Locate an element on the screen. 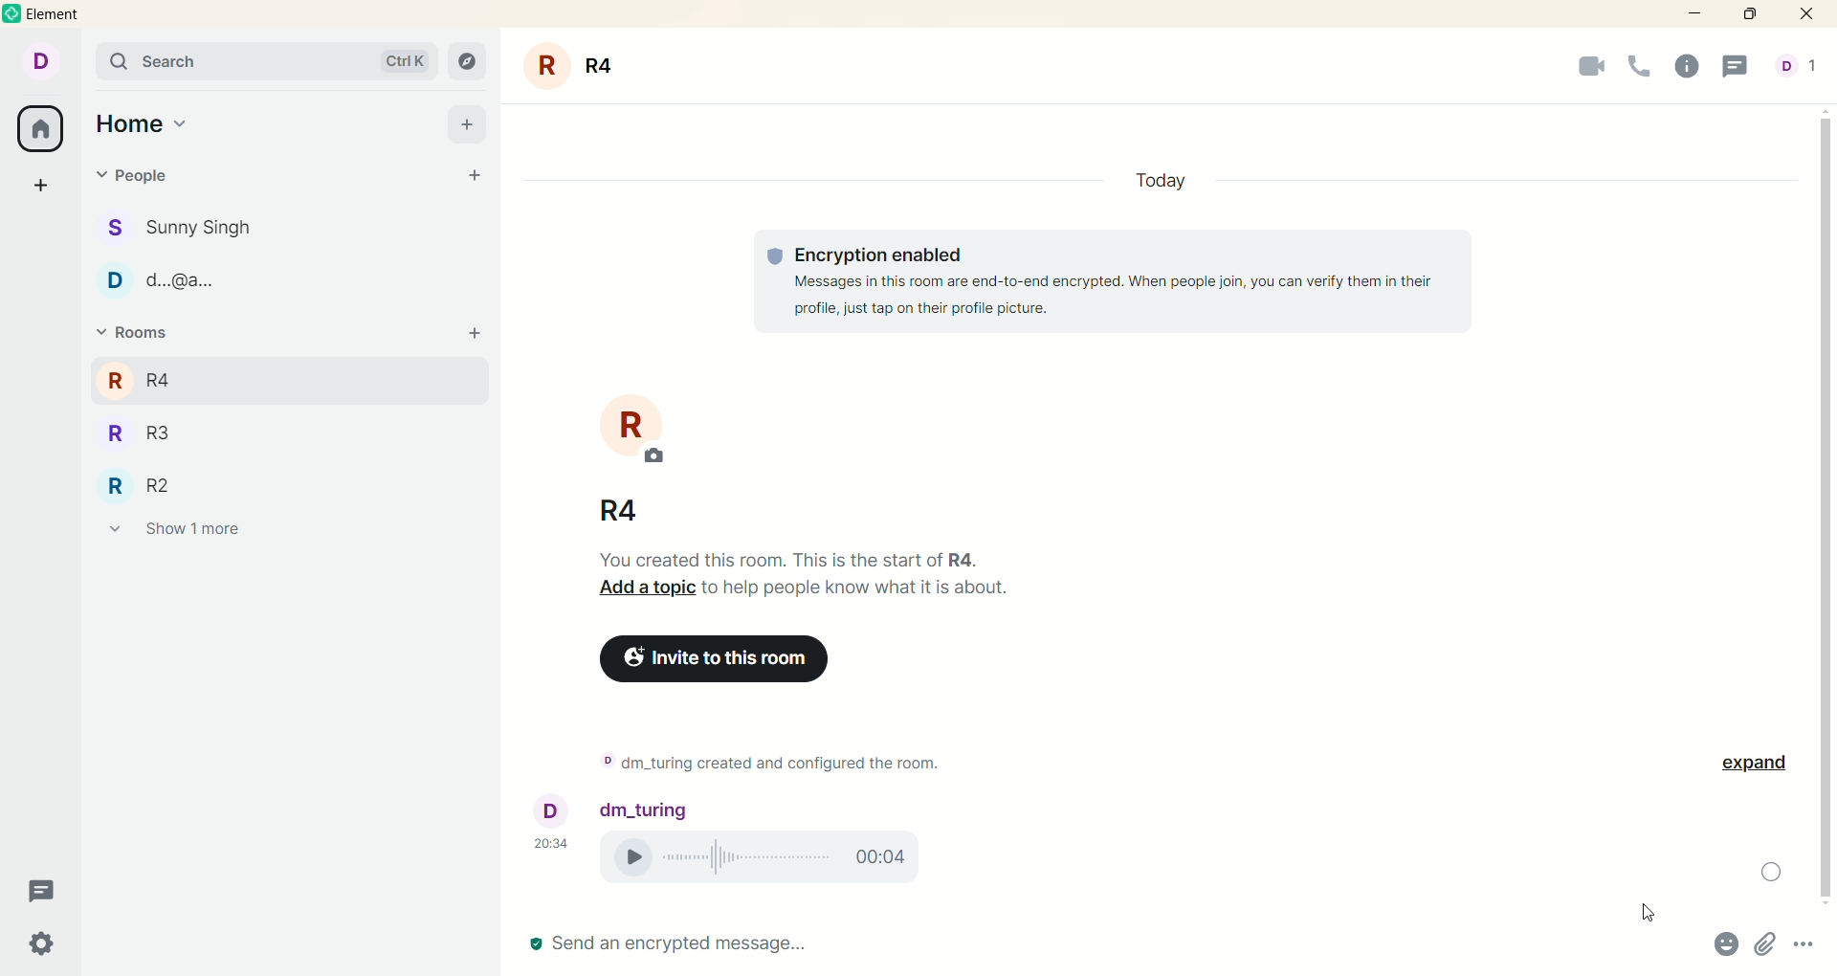 The image size is (1837, 976).  is located at coordinates (1770, 946).